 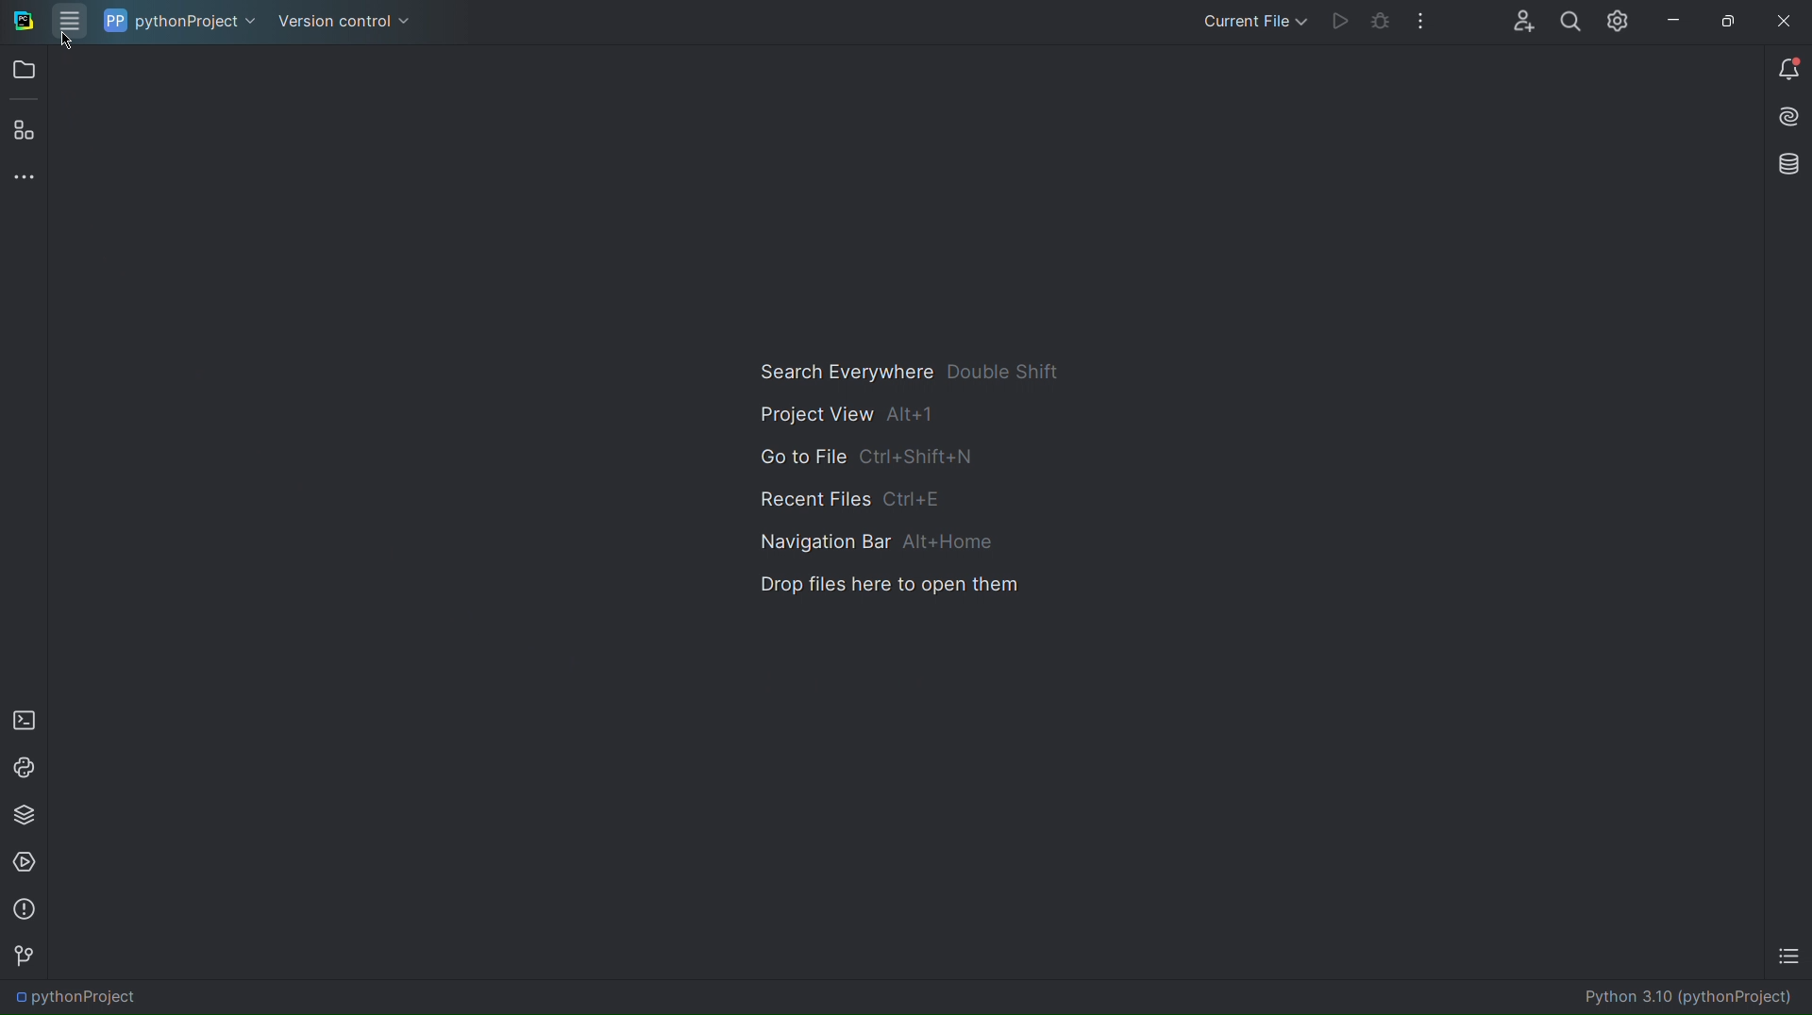 What do you see at coordinates (869, 458) in the screenshot?
I see `Go to File` at bounding box center [869, 458].